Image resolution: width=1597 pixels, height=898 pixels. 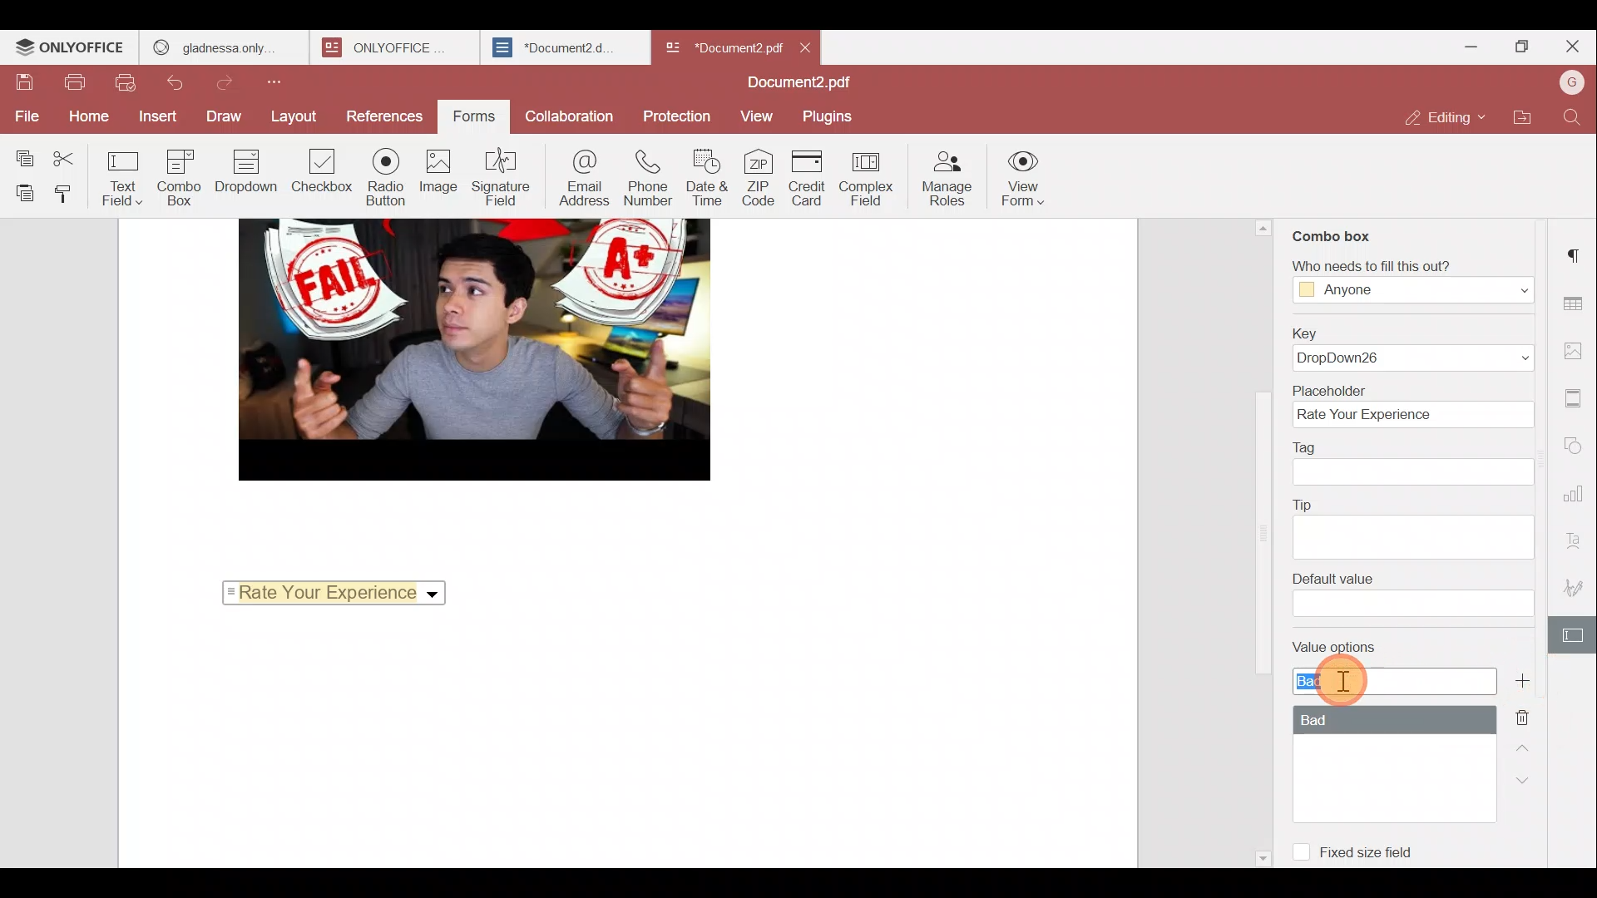 I want to click on File, so click(x=23, y=116).